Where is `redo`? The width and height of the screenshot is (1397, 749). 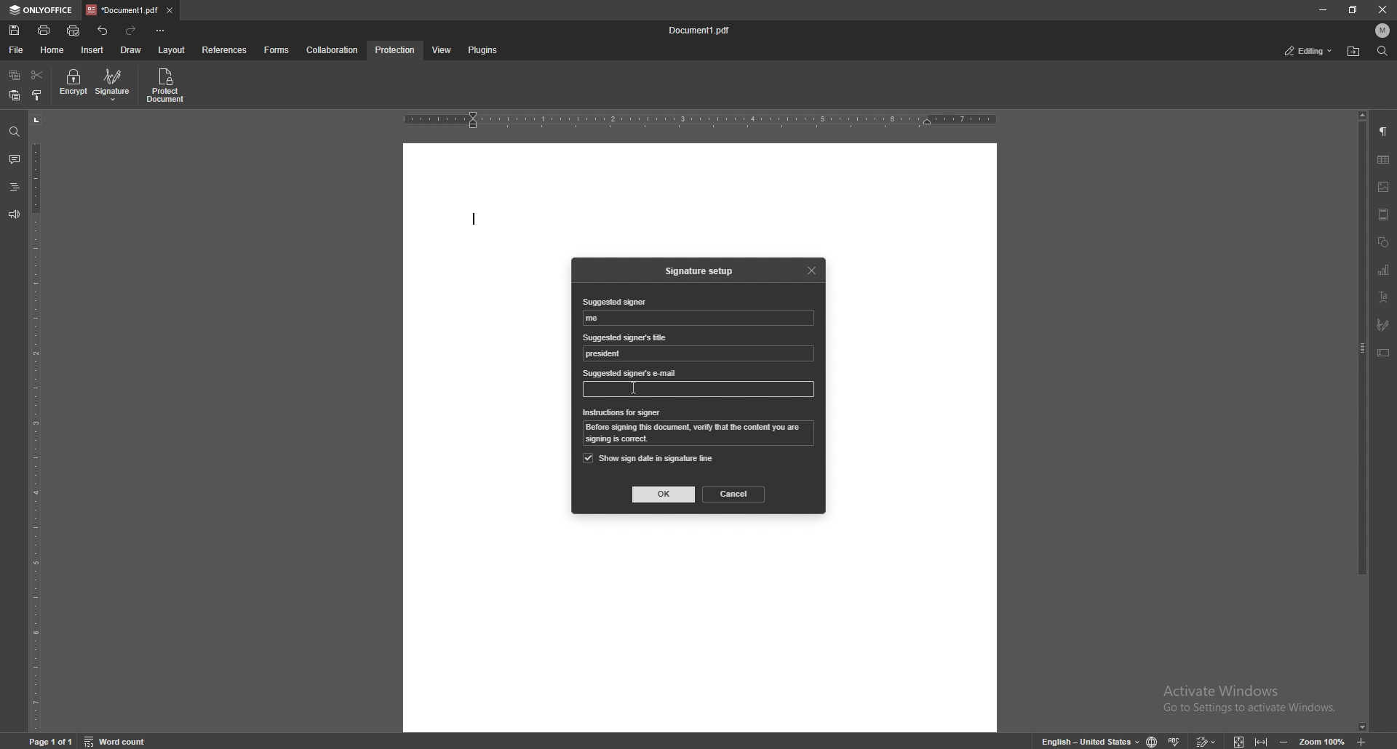
redo is located at coordinates (132, 31).